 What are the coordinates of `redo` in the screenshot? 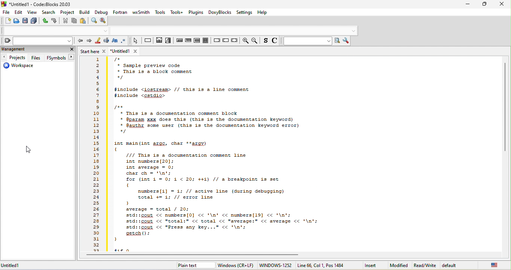 It's located at (55, 22).